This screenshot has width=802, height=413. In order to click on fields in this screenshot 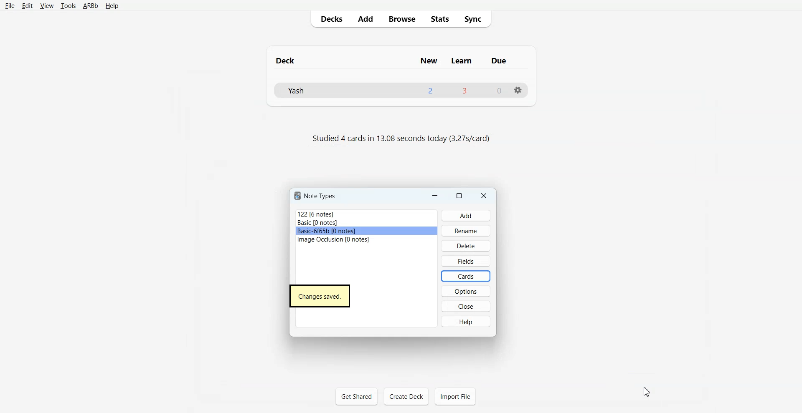, I will do `click(468, 259)`.